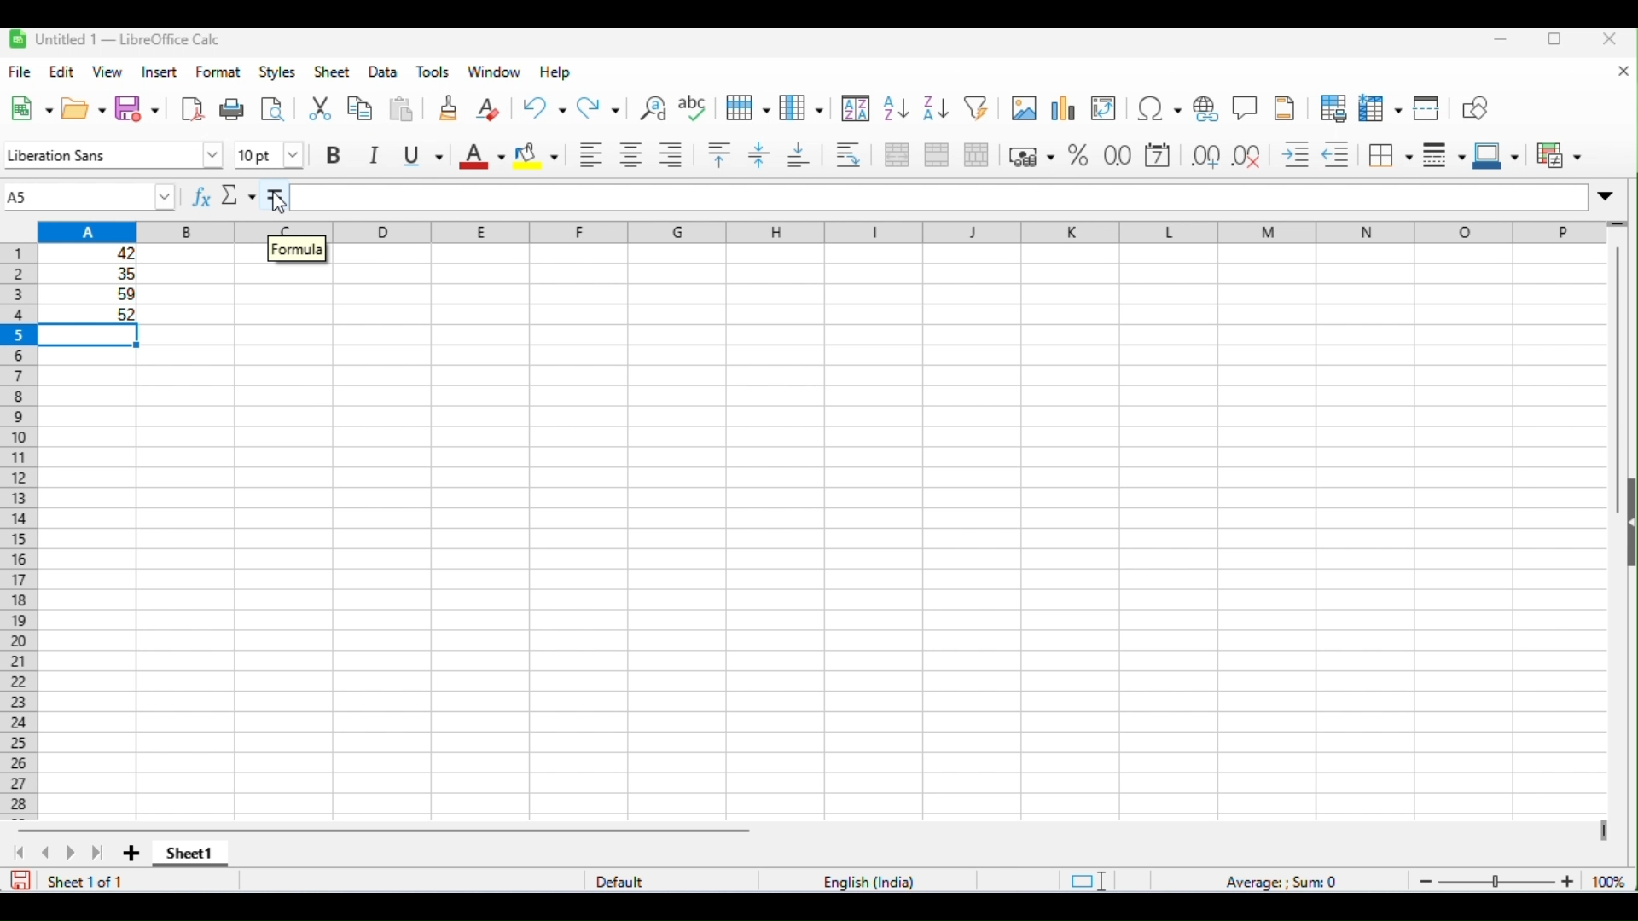 The height and width of the screenshot is (921, 1638). Describe the element at coordinates (25, 852) in the screenshot. I see `first sheet` at that location.